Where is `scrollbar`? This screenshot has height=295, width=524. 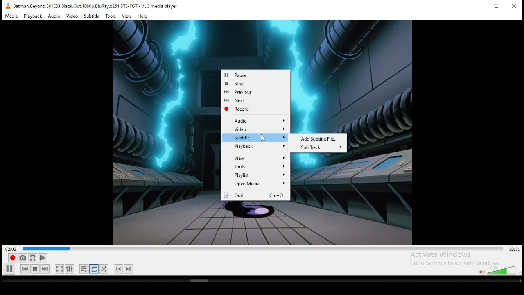
scrollbar is located at coordinates (261, 281).